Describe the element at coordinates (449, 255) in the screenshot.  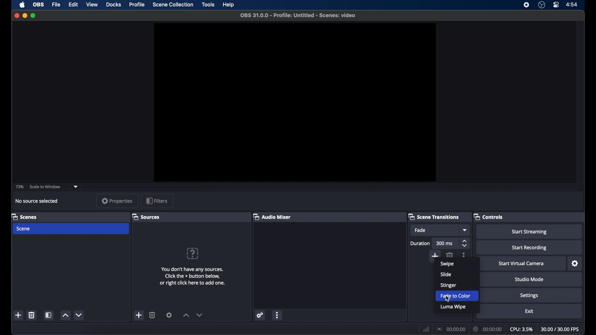
I see `delete` at that location.